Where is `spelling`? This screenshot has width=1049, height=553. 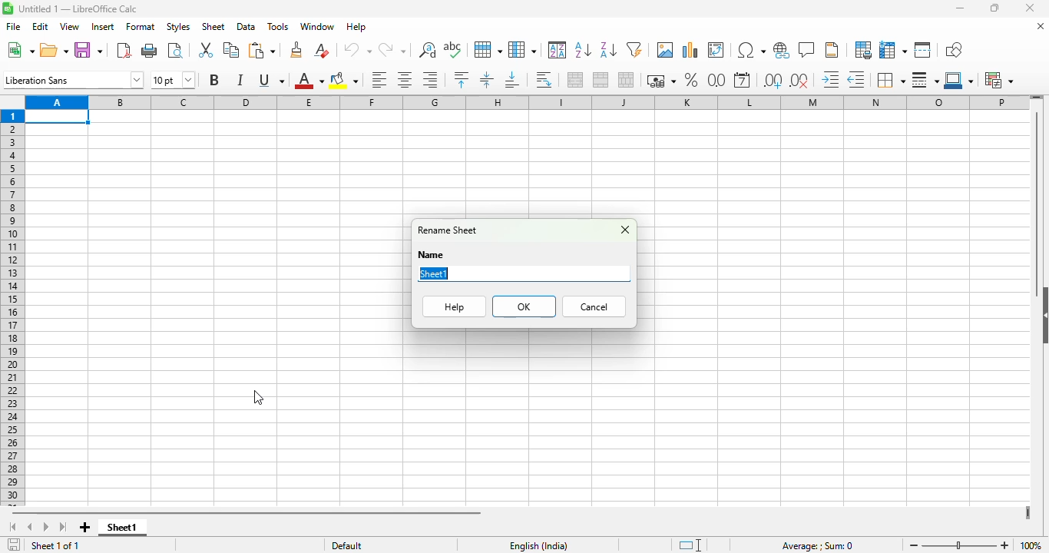
spelling is located at coordinates (452, 49).